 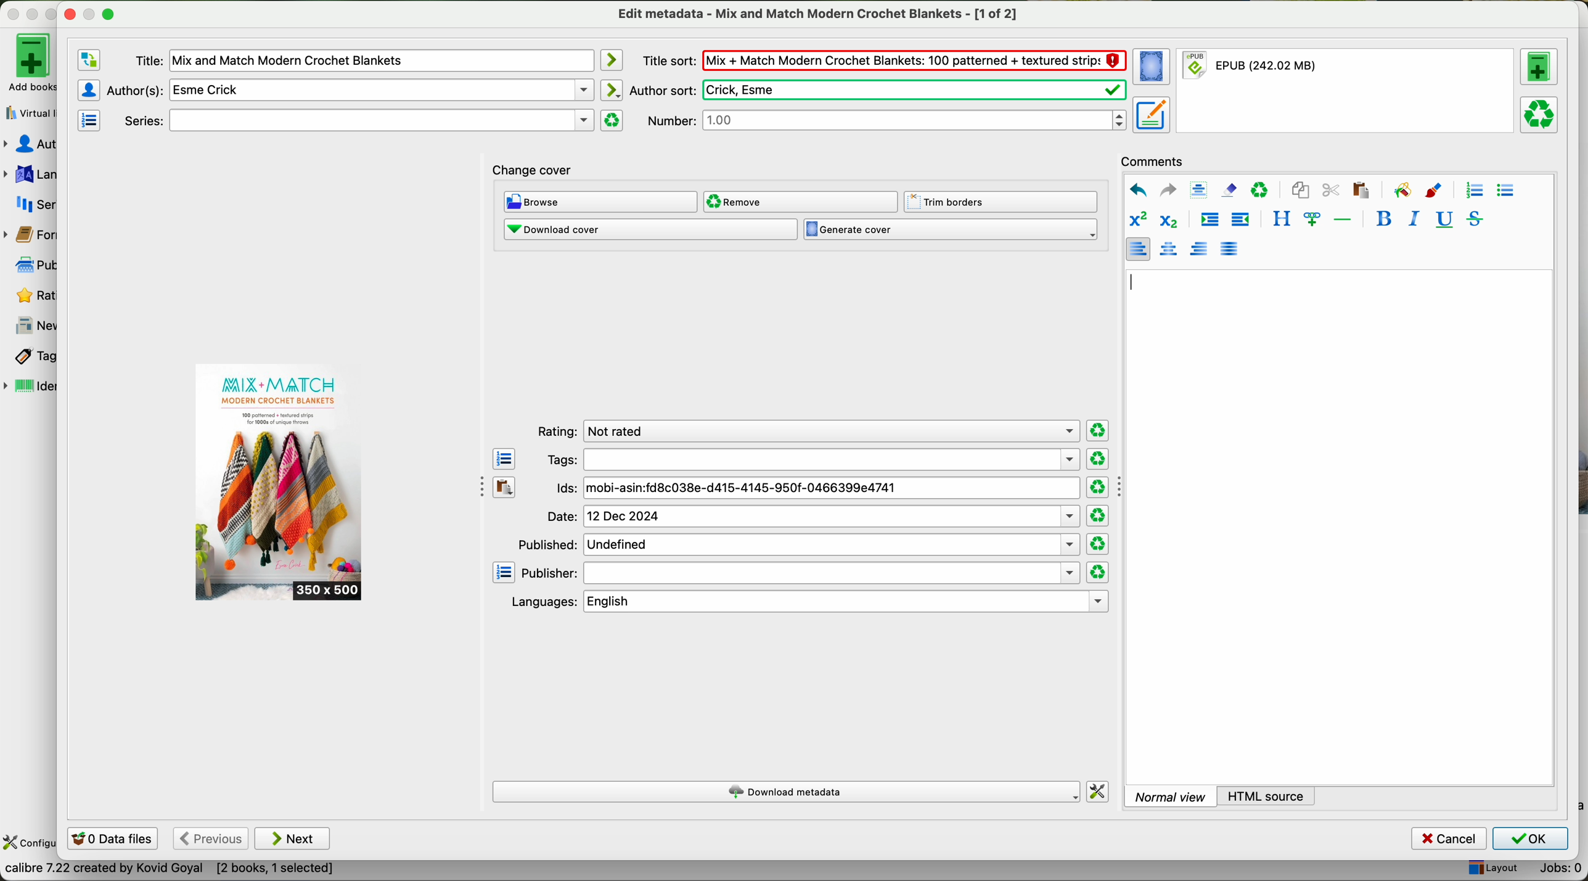 What do you see at coordinates (504, 459) in the screenshot?
I see `open the tag editor` at bounding box center [504, 459].